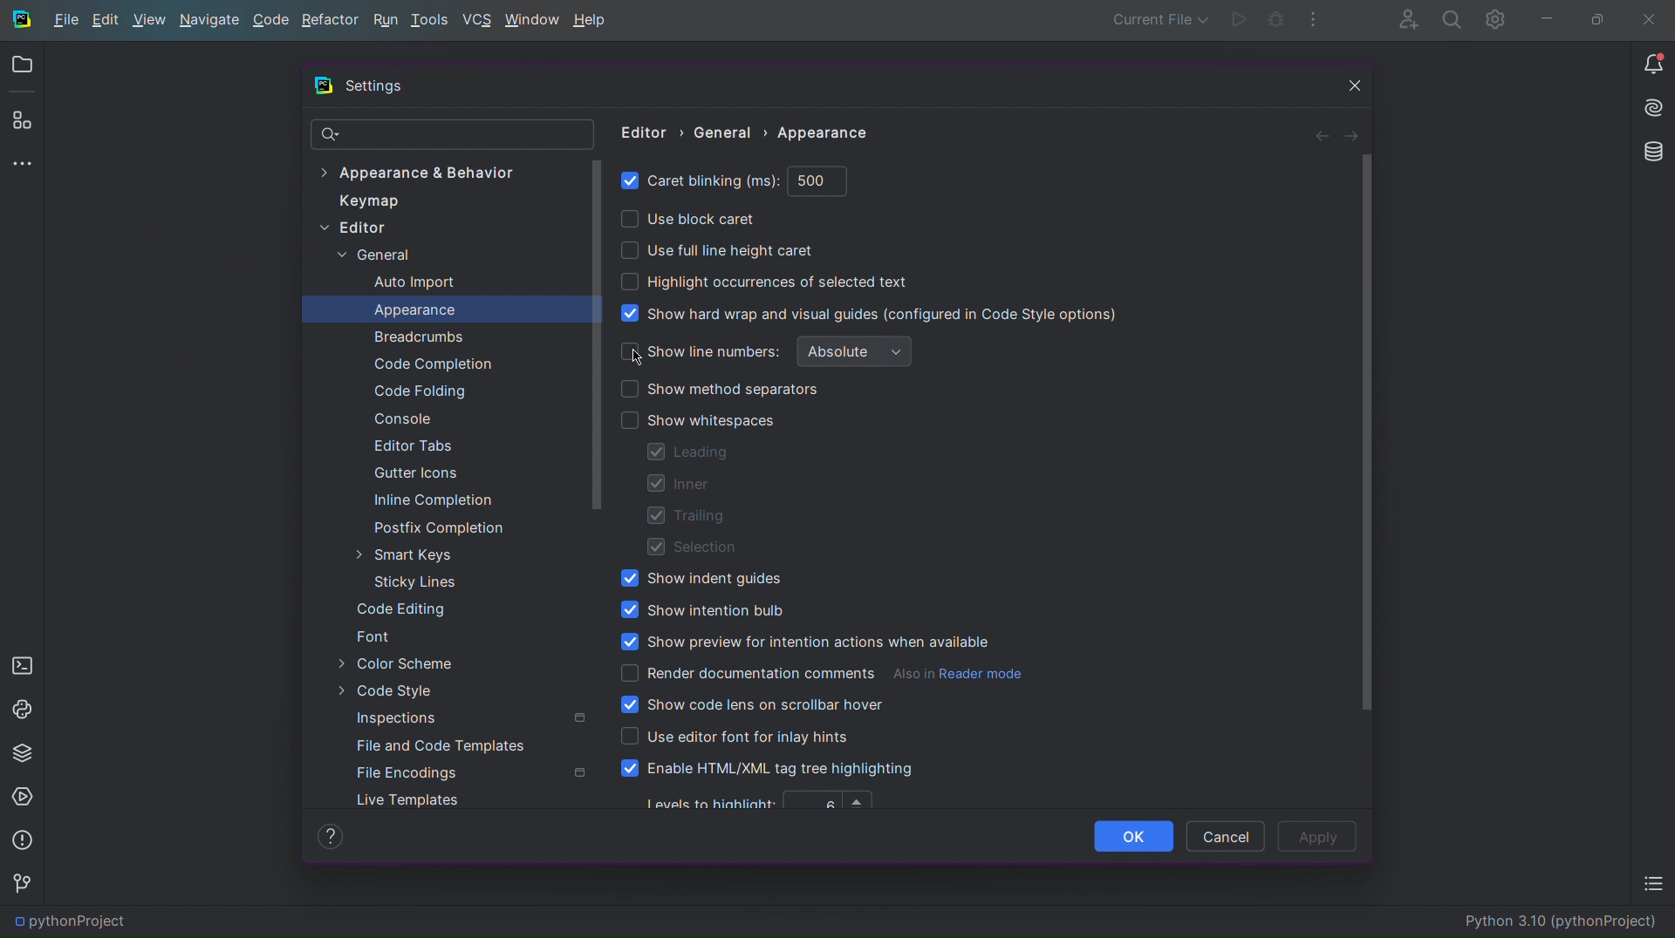  I want to click on Scrollbar, so click(1365, 435).